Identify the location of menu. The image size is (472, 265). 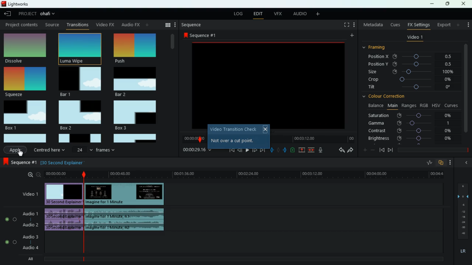
(168, 25).